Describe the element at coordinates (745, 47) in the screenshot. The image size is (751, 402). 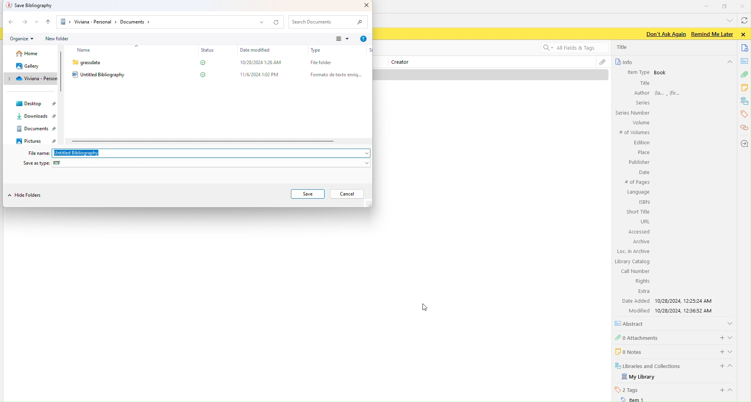
I see `documents` at that location.